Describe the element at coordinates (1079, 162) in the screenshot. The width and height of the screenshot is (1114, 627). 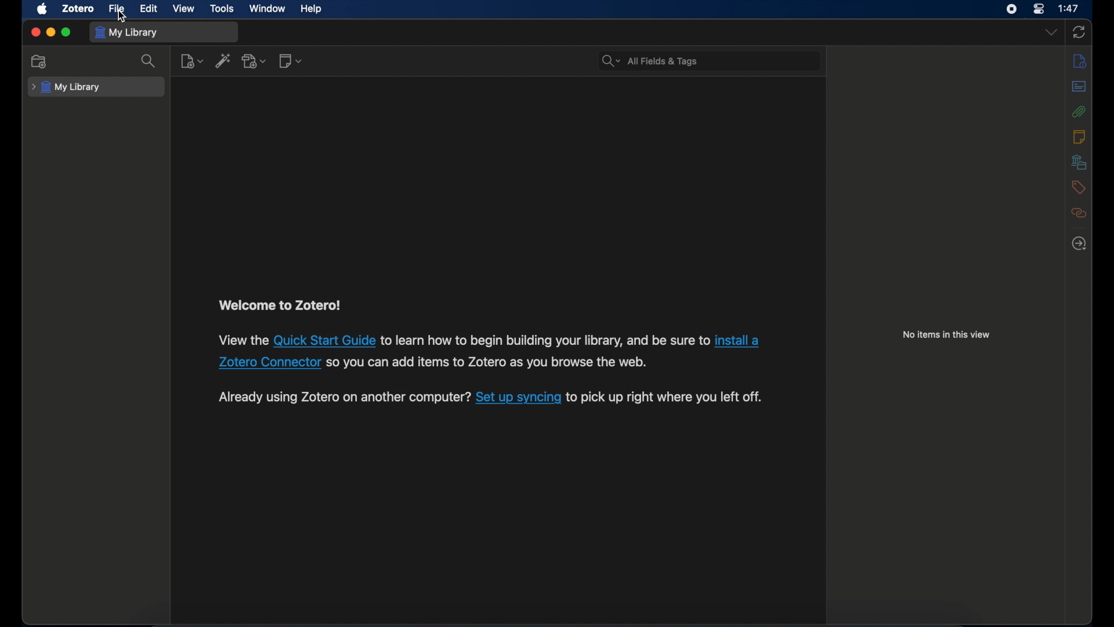
I see `libraries` at that location.